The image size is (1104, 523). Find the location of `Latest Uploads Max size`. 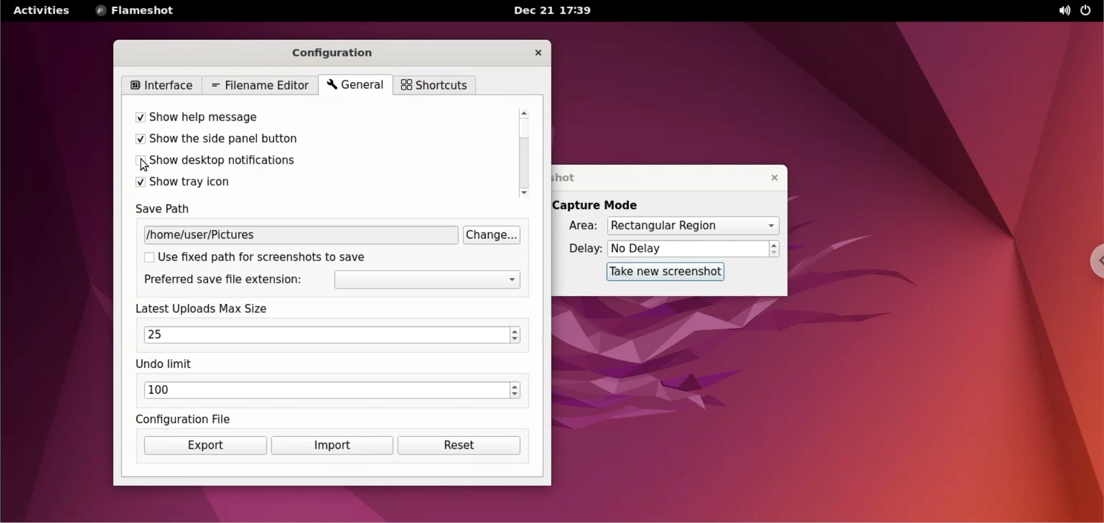

Latest Uploads Max size is located at coordinates (215, 309).